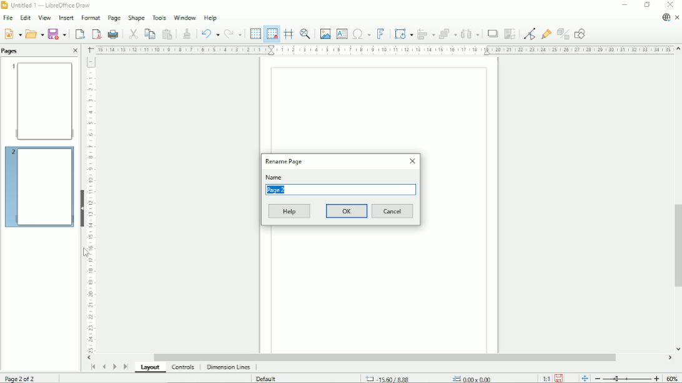 This screenshot has height=383, width=682. What do you see at coordinates (584, 377) in the screenshot?
I see `Fit page to current window` at bounding box center [584, 377].